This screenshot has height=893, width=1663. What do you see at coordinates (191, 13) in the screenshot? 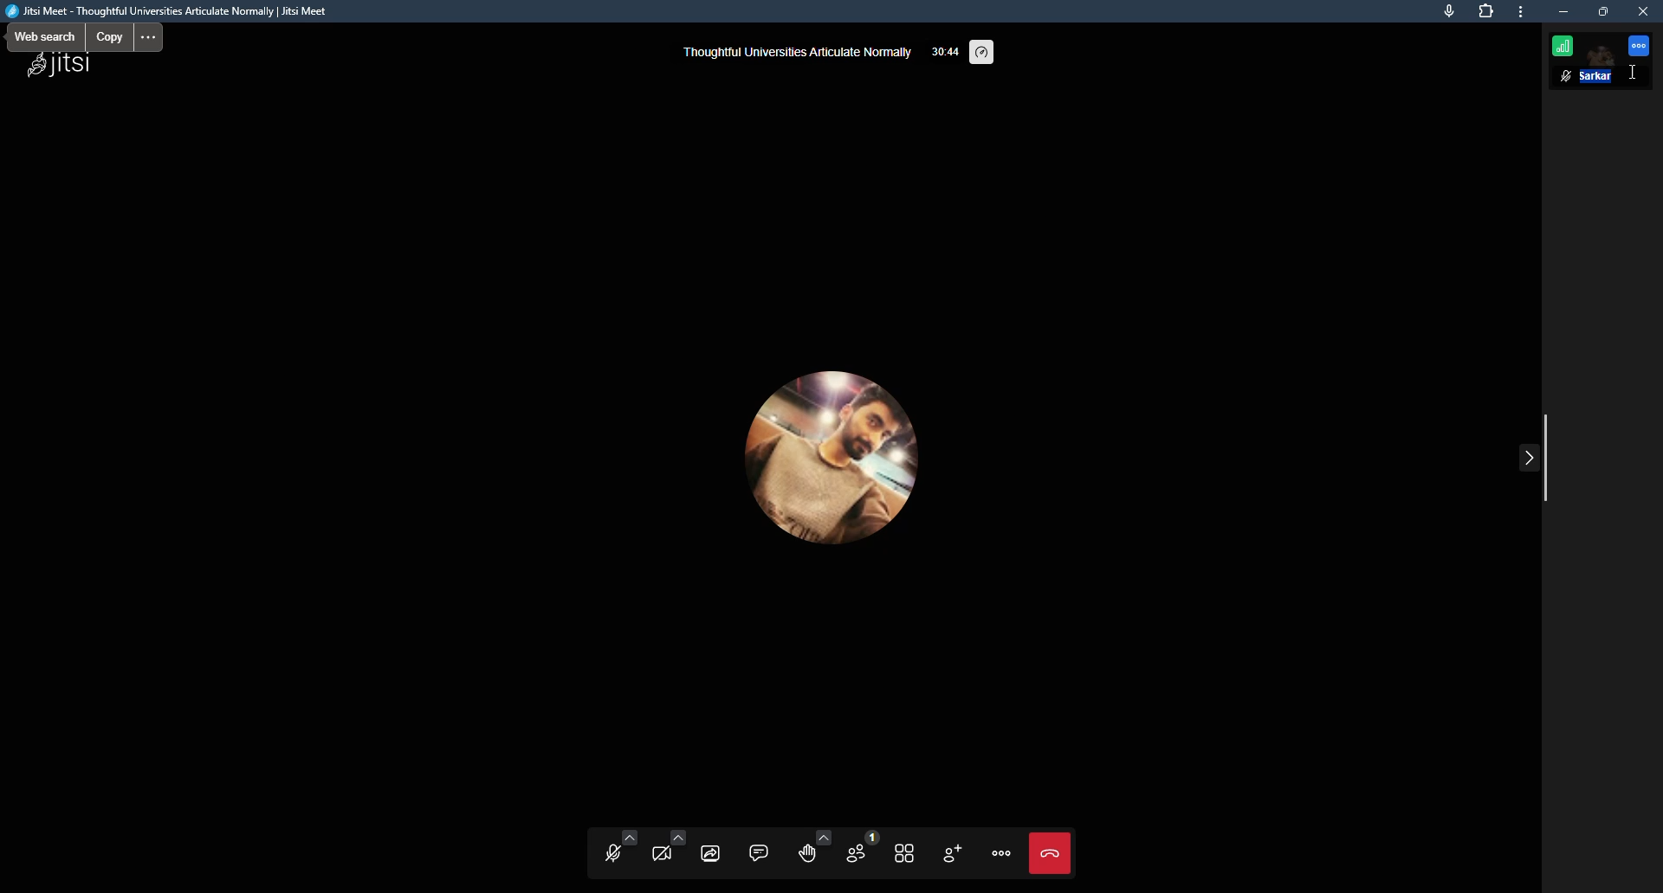
I see `Jitsi Meet - Thoughtful Universities Articulate Normally | Jitsi Meet` at bounding box center [191, 13].